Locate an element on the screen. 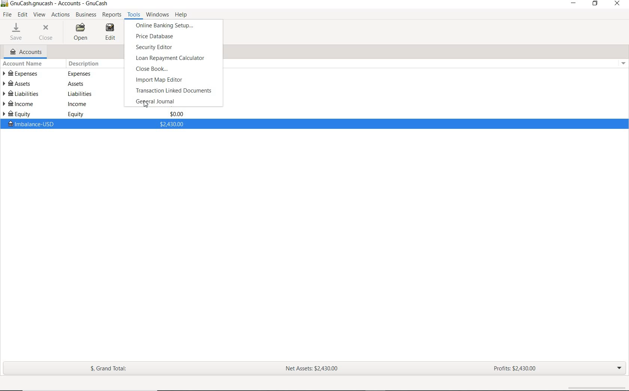 The height and width of the screenshot is (391, 629). NET ASSETS is located at coordinates (311, 369).